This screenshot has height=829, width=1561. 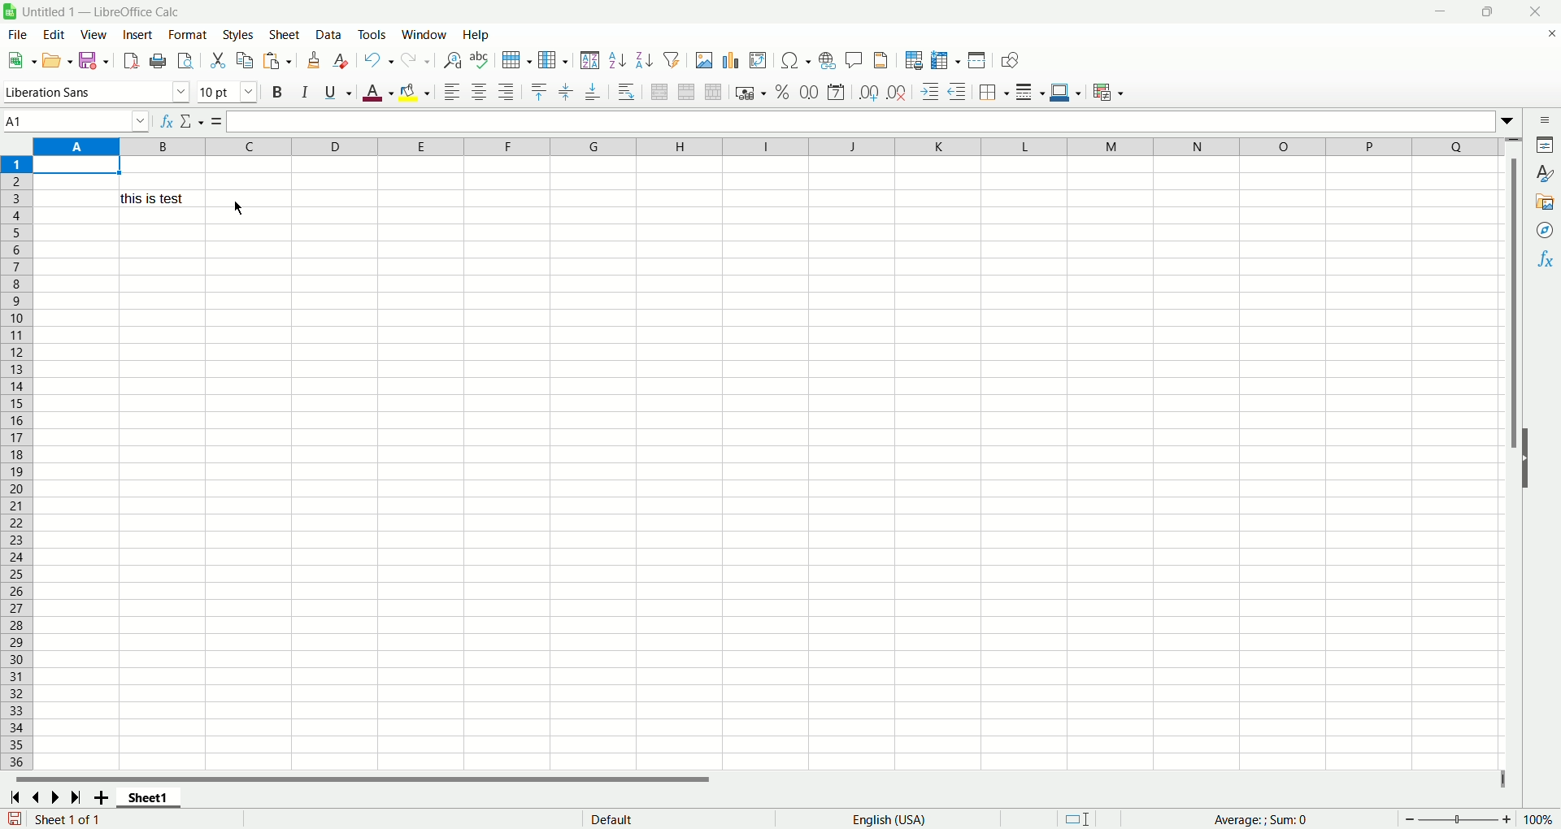 What do you see at coordinates (243, 62) in the screenshot?
I see `copy` at bounding box center [243, 62].